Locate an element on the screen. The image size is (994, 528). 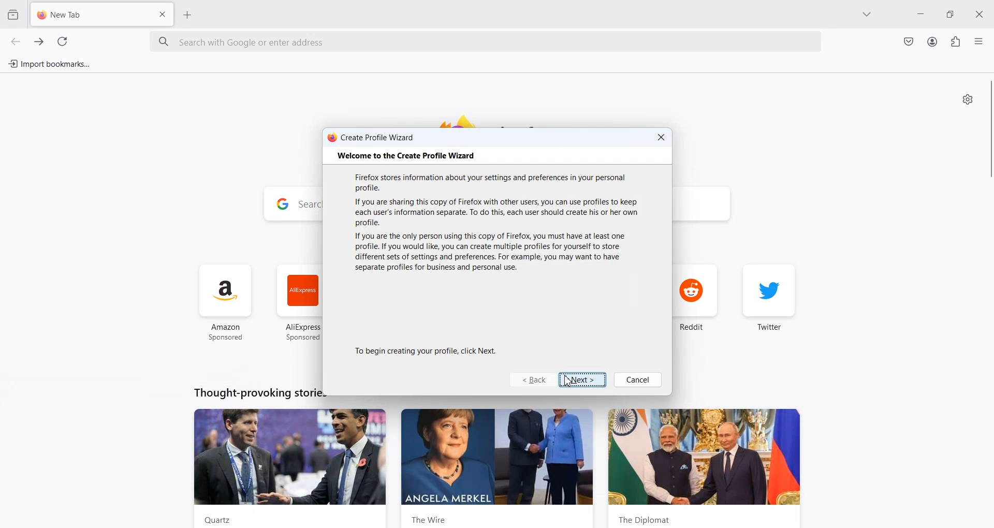
reddit is located at coordinates (695, 297).